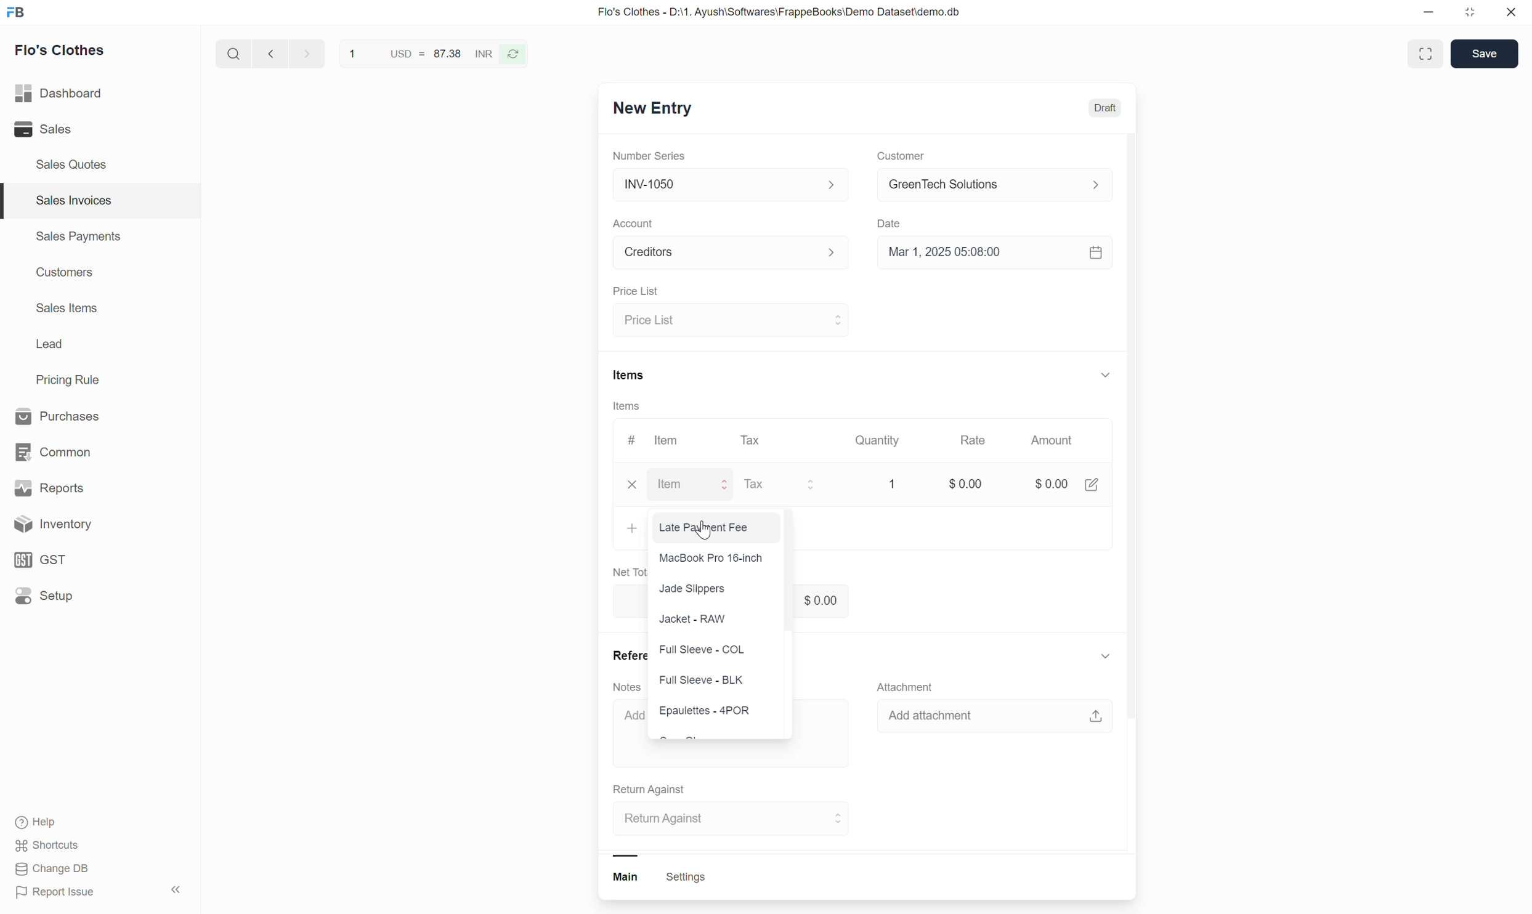  What do you see at coordinates (725, 256) in the screenshot?
I see `Select Account` at bounding box center [725, 256].